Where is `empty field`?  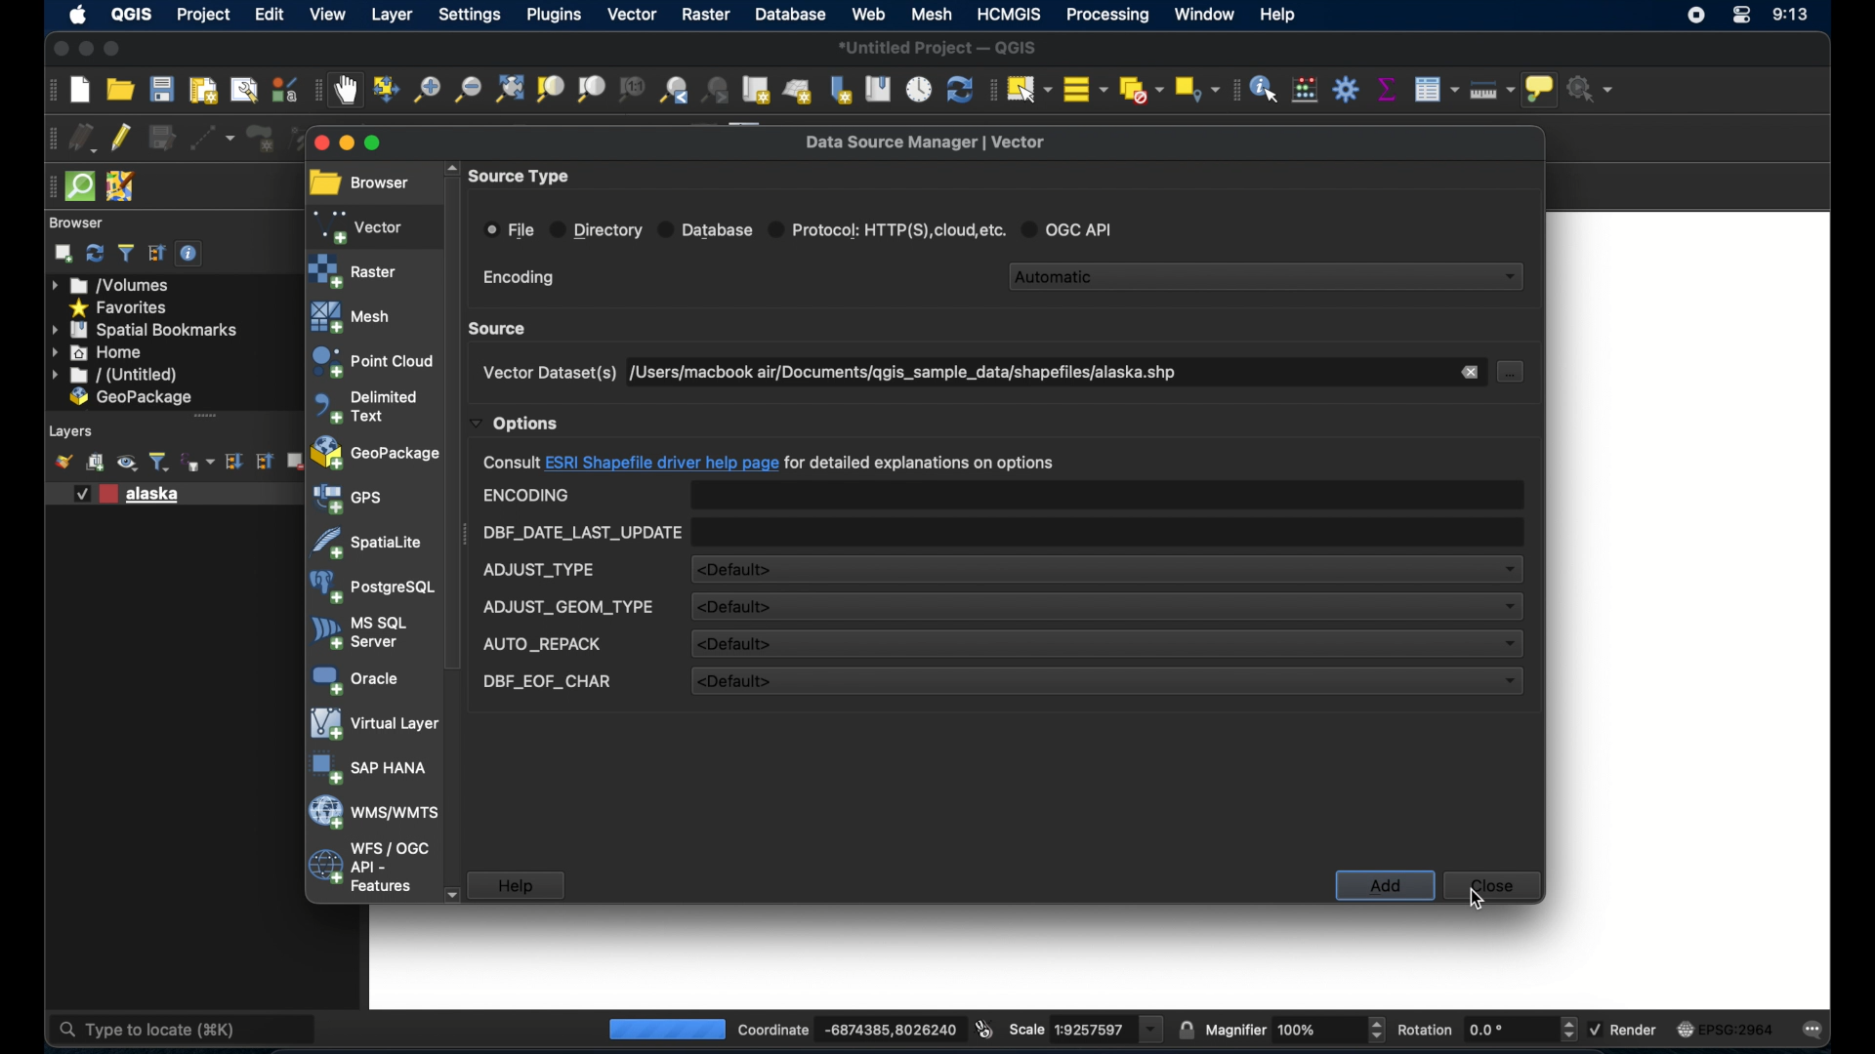 empty field is located at coordinates (1107, 495).